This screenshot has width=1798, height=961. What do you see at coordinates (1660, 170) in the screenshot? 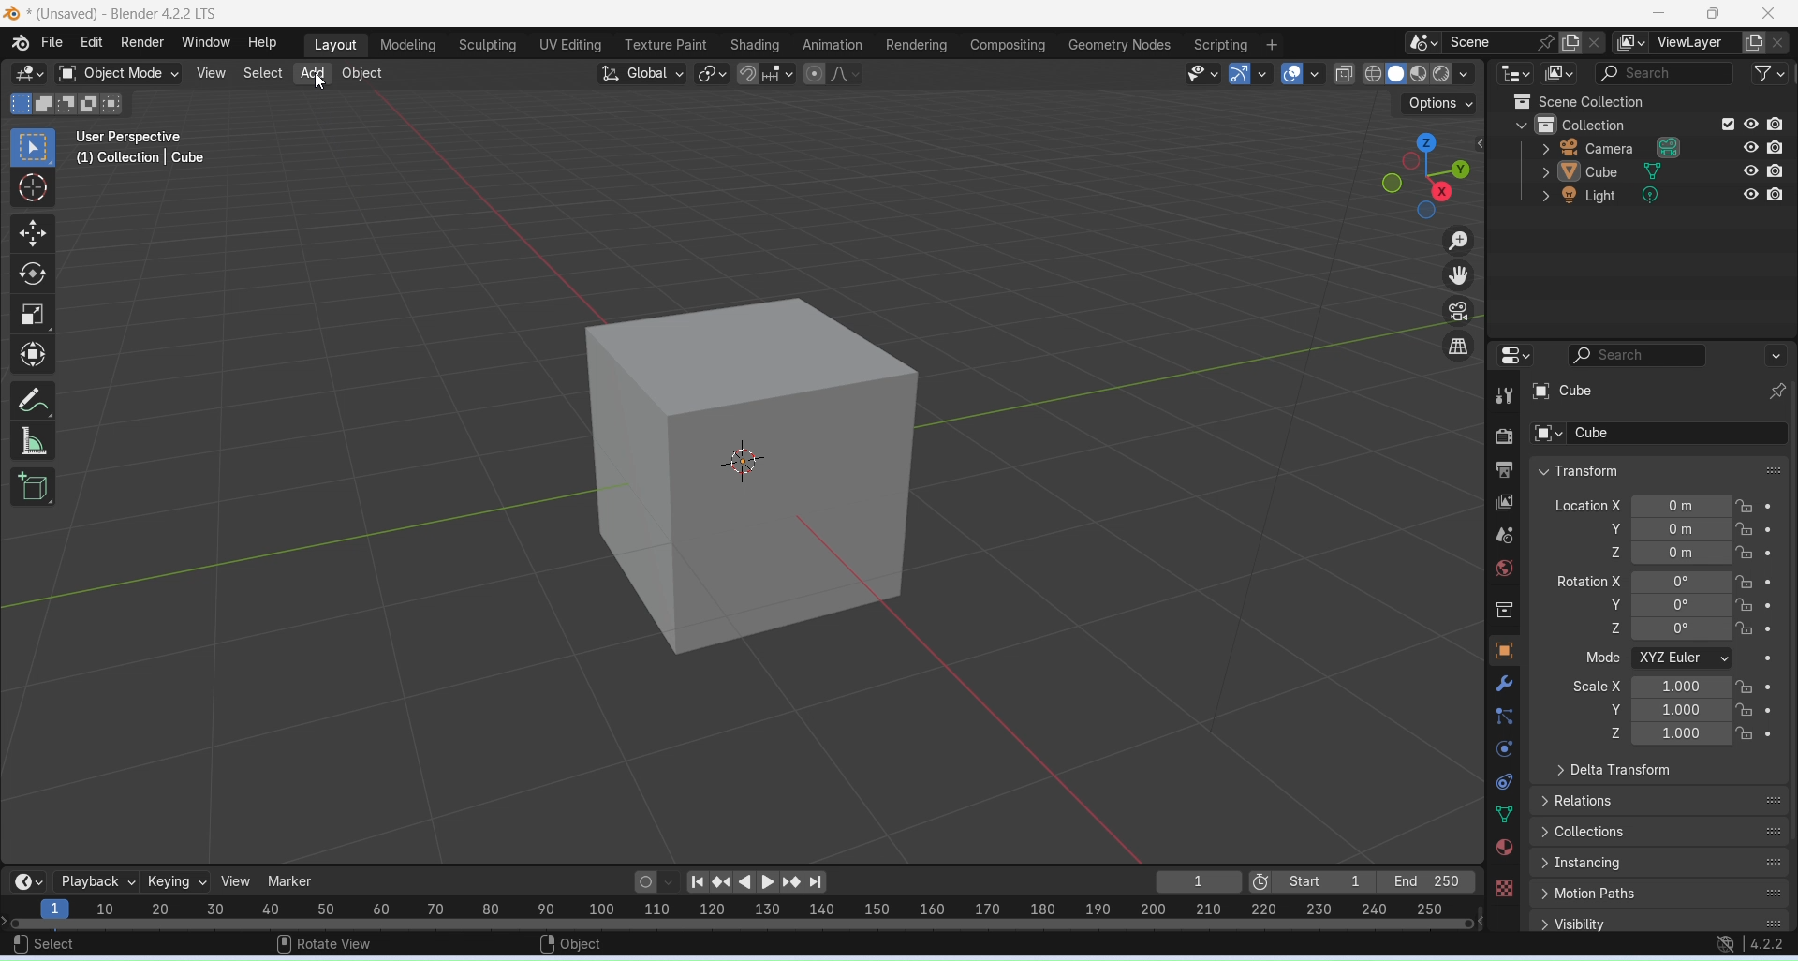
I see `Cube layer` at bounding box center [1660, 170].